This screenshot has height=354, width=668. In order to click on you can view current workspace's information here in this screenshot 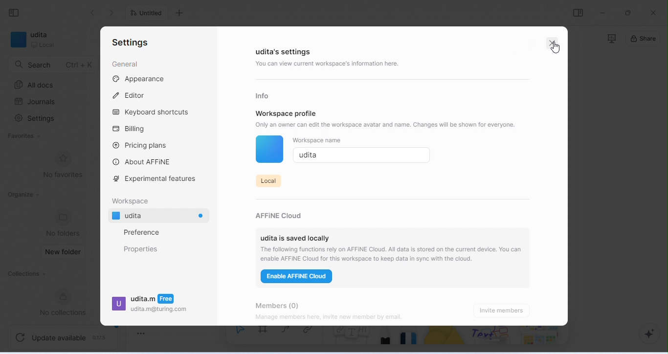, I will do `click(330, 65)`.